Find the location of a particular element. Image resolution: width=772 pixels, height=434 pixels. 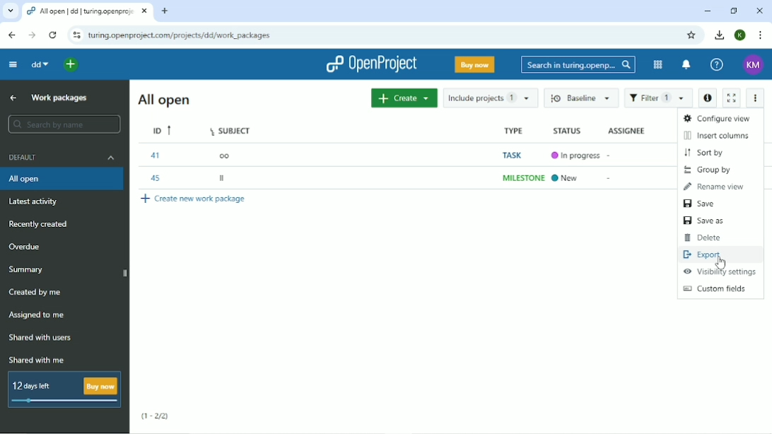

Configure view is located at coordinates (719, 119).